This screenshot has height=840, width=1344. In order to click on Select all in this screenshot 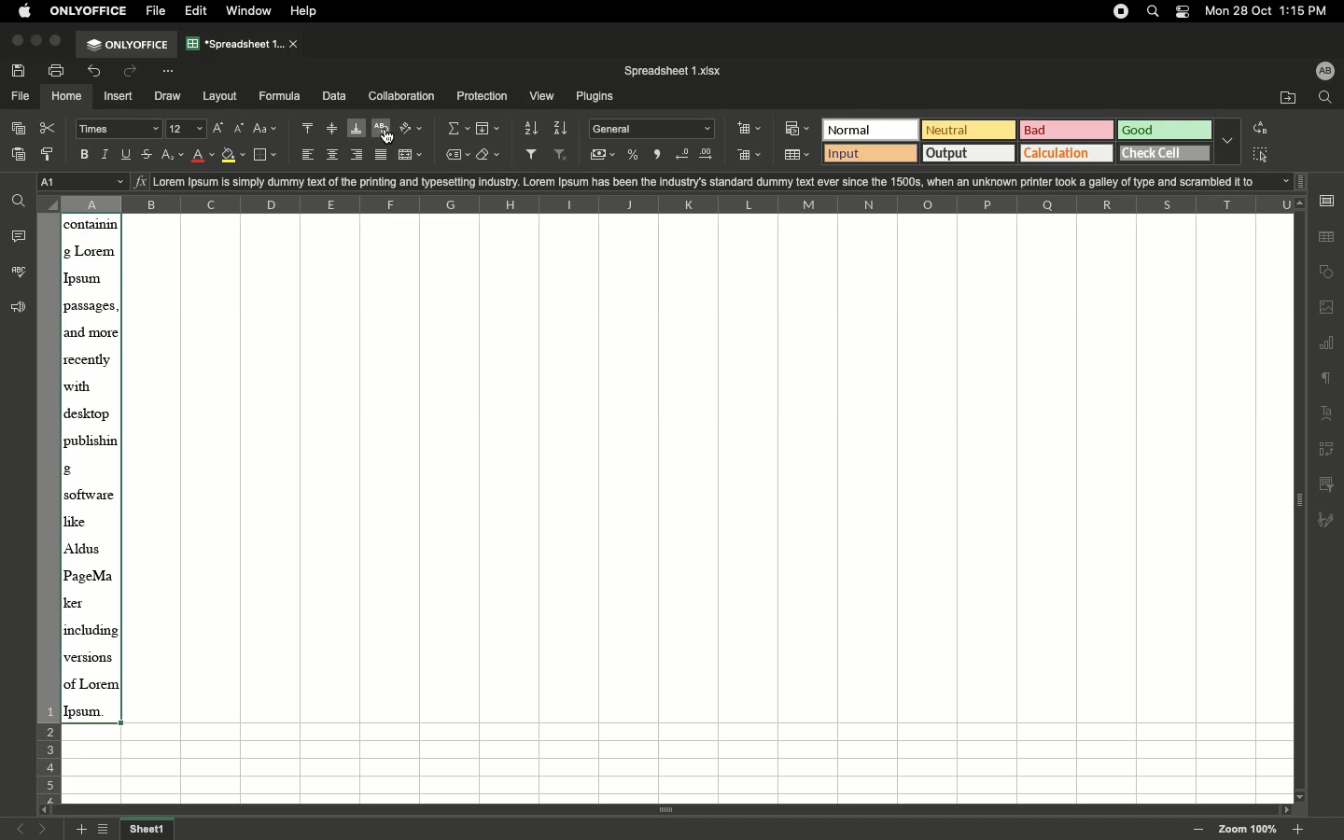, I will do `click(1259, 157)`.